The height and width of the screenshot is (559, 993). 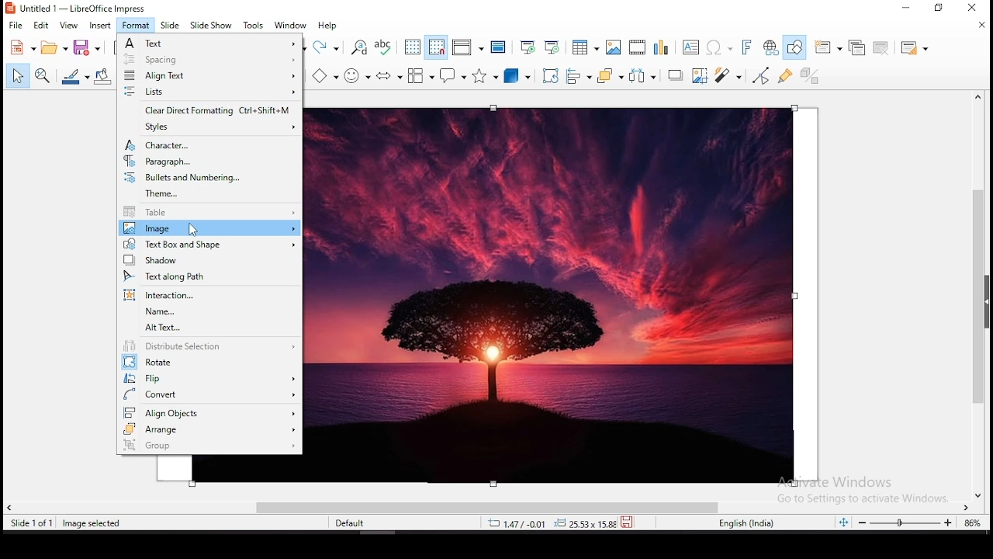 What do you see at coordinates (412, 47) in the screenshot?
I see `display grid` at bounding box center [412, 47].